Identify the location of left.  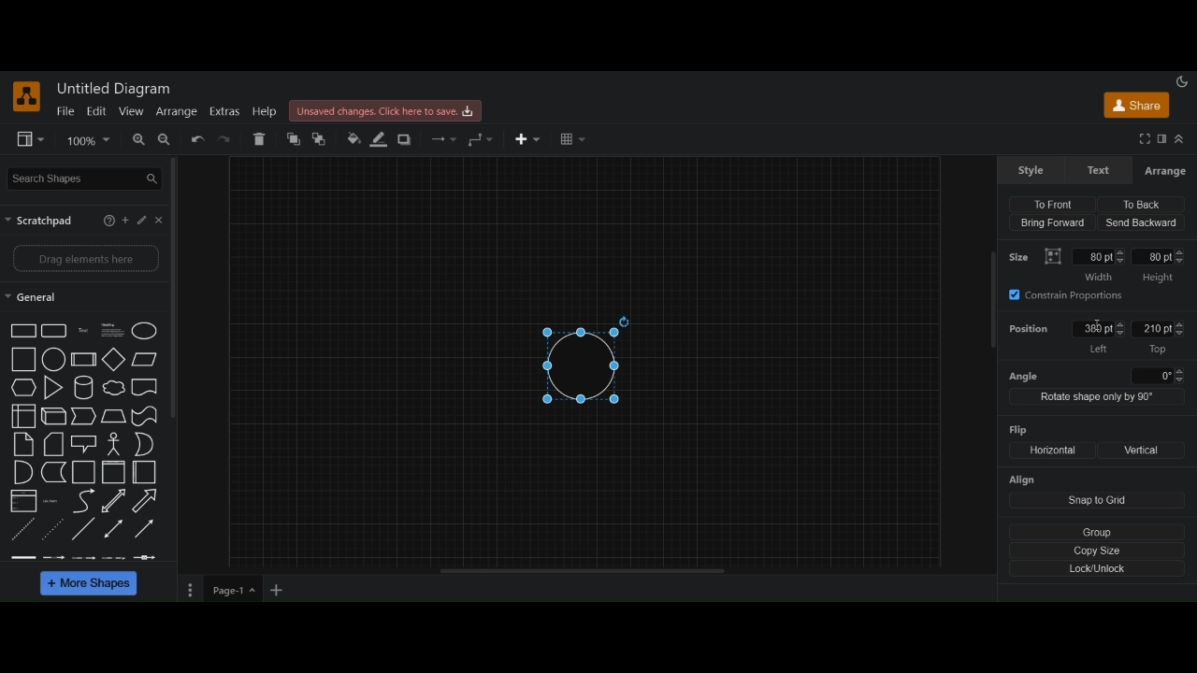
(1096, 337).